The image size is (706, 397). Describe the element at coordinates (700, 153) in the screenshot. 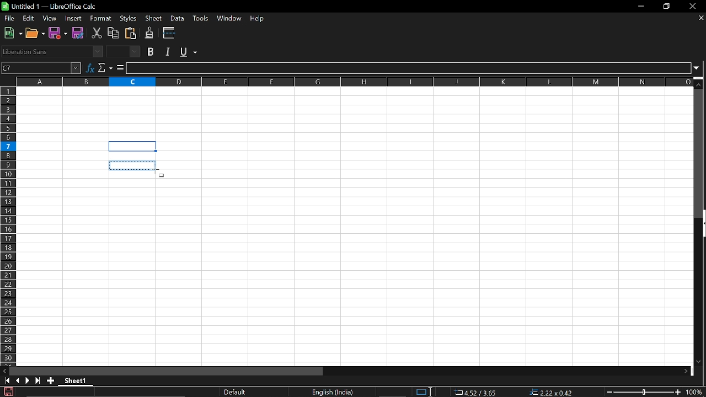

I see `Vertical scrollbar` at that location.